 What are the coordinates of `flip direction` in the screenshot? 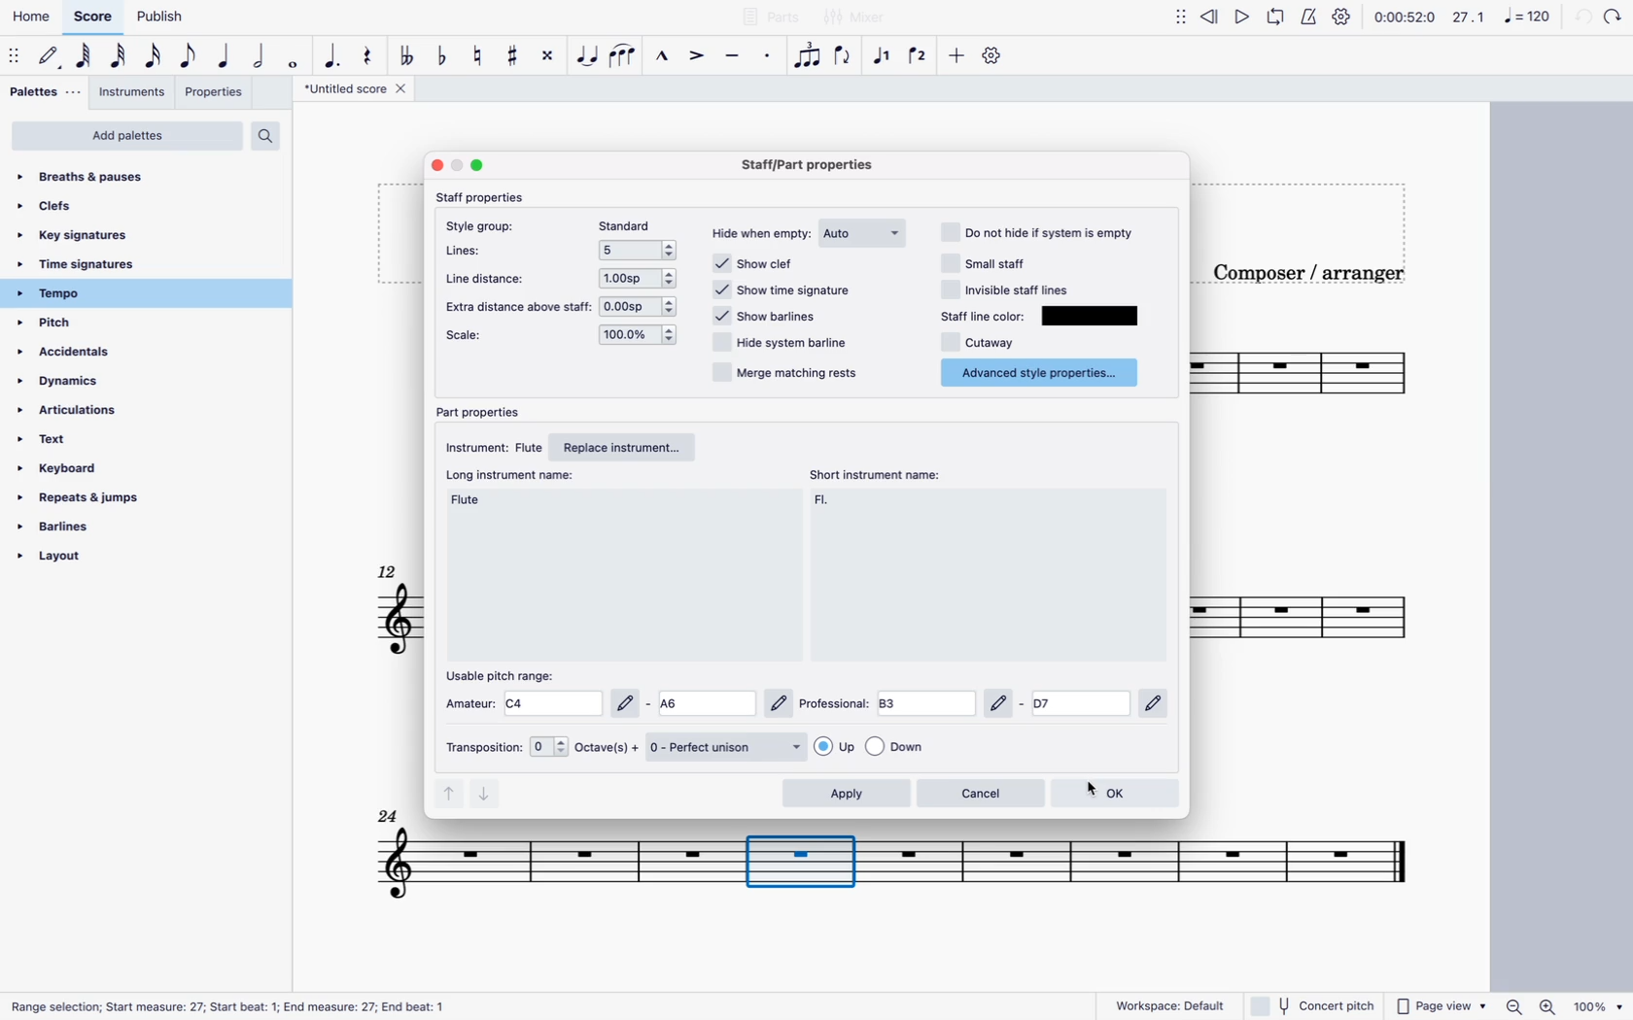 It's located at (846, 56).